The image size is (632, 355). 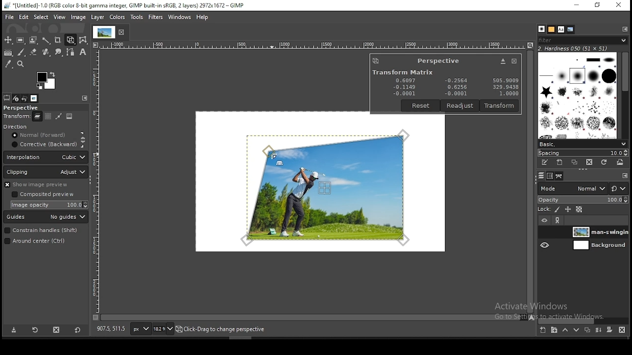 I want to click on minimize, so click(x=576, y=5).